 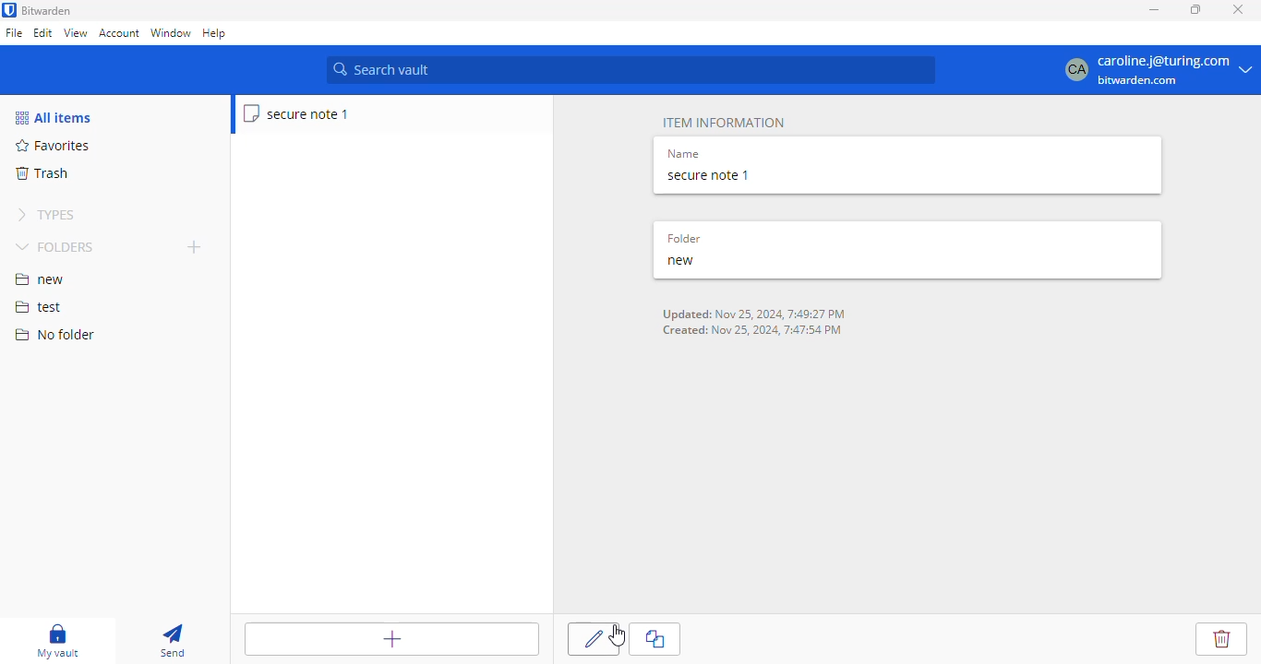 What do you see at coordinates (75, 32) in the screenshot?
I see `view` at bounding box center [75, 32].